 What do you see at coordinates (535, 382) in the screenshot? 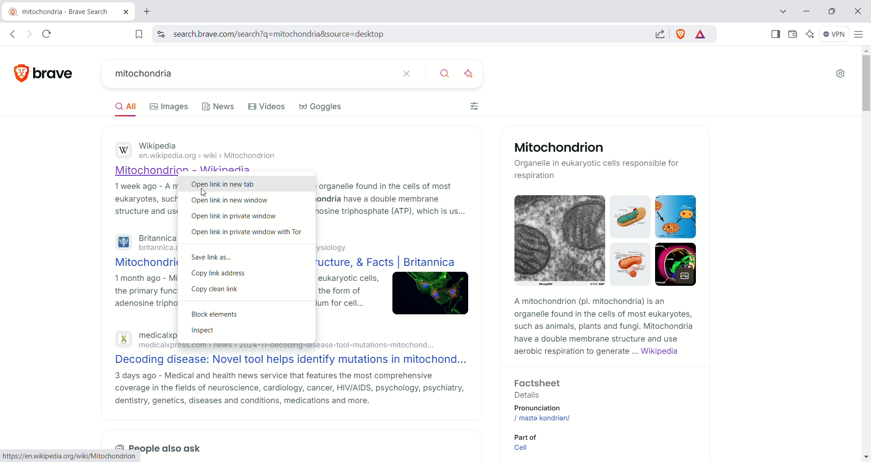
I see `Factsheet` at bounding box center [535, 382].